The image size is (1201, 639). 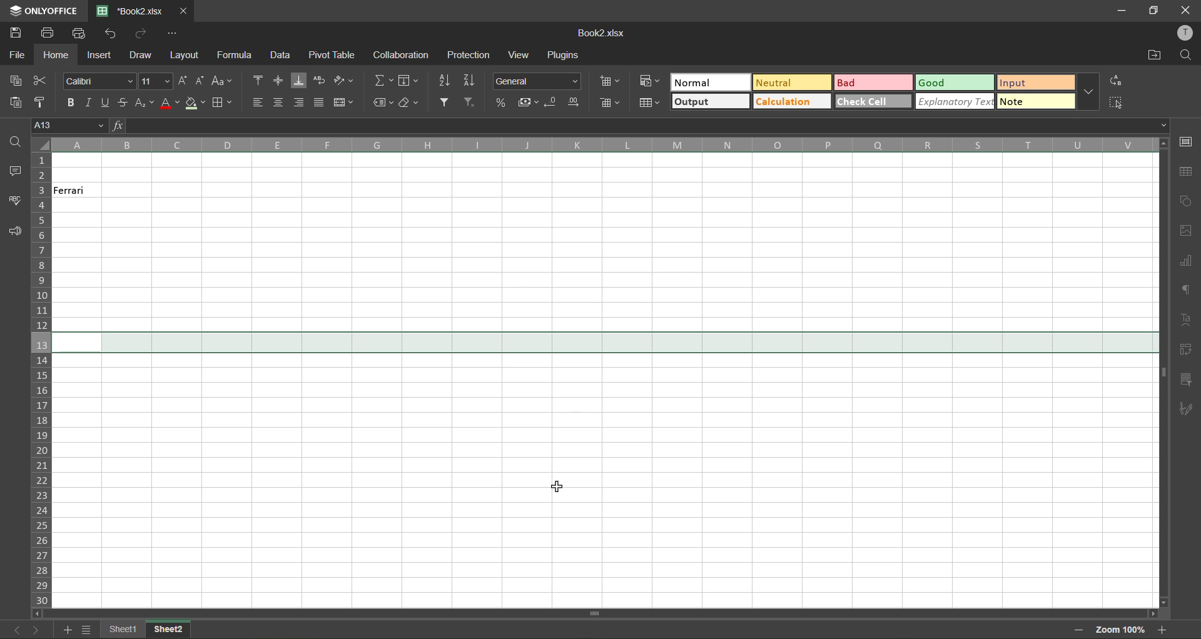 What do you see at coordinates (450, 81) in the screenshot?
I see `sort ascending` at bounding box center [450, 81].